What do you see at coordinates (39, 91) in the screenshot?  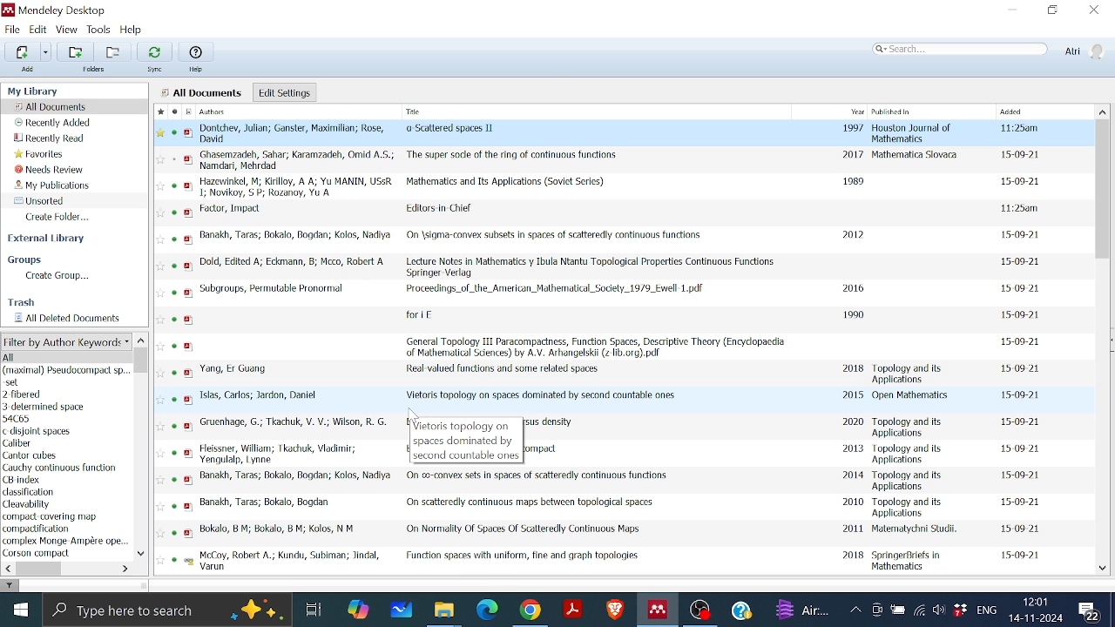 I see `My library` at bounding box center [39, 91].